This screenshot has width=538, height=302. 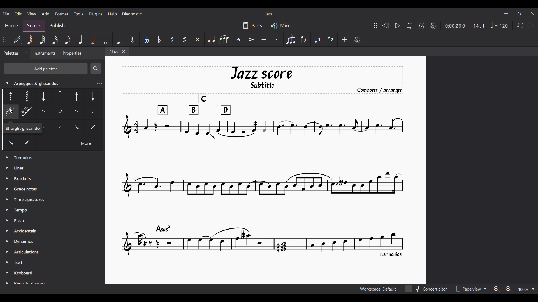 I want to click on 8th note, so click(x=68, y=39).